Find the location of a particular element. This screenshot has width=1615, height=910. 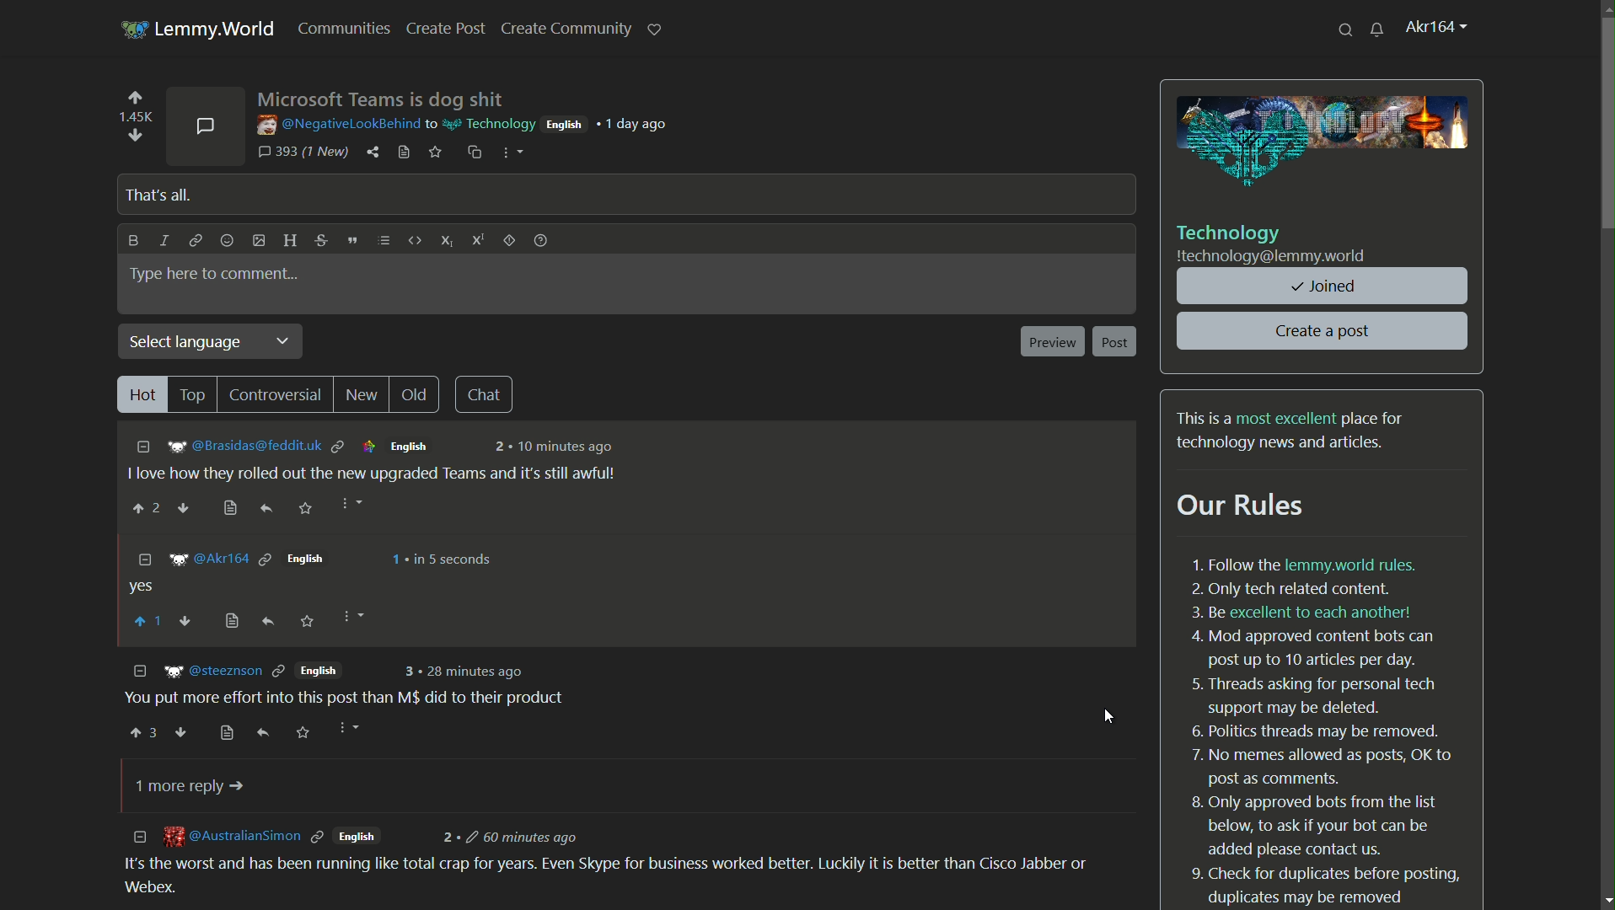

subscript is located at coordinates (447, 239).